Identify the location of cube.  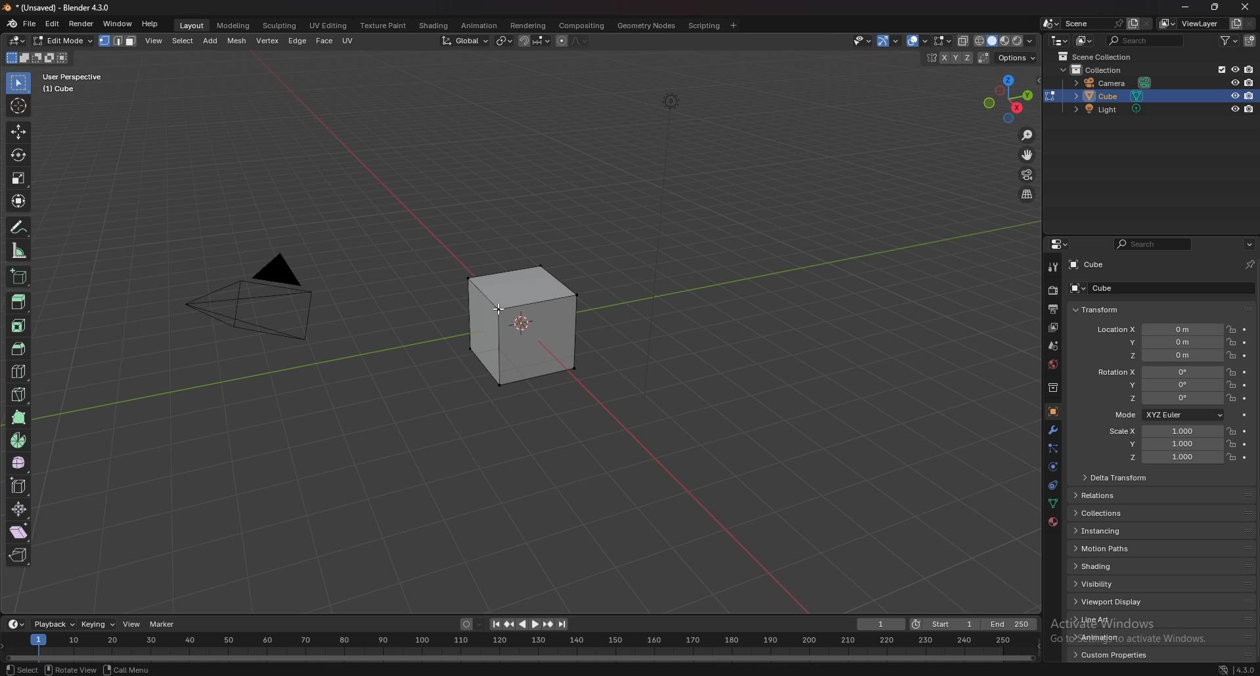
(1087, 264).